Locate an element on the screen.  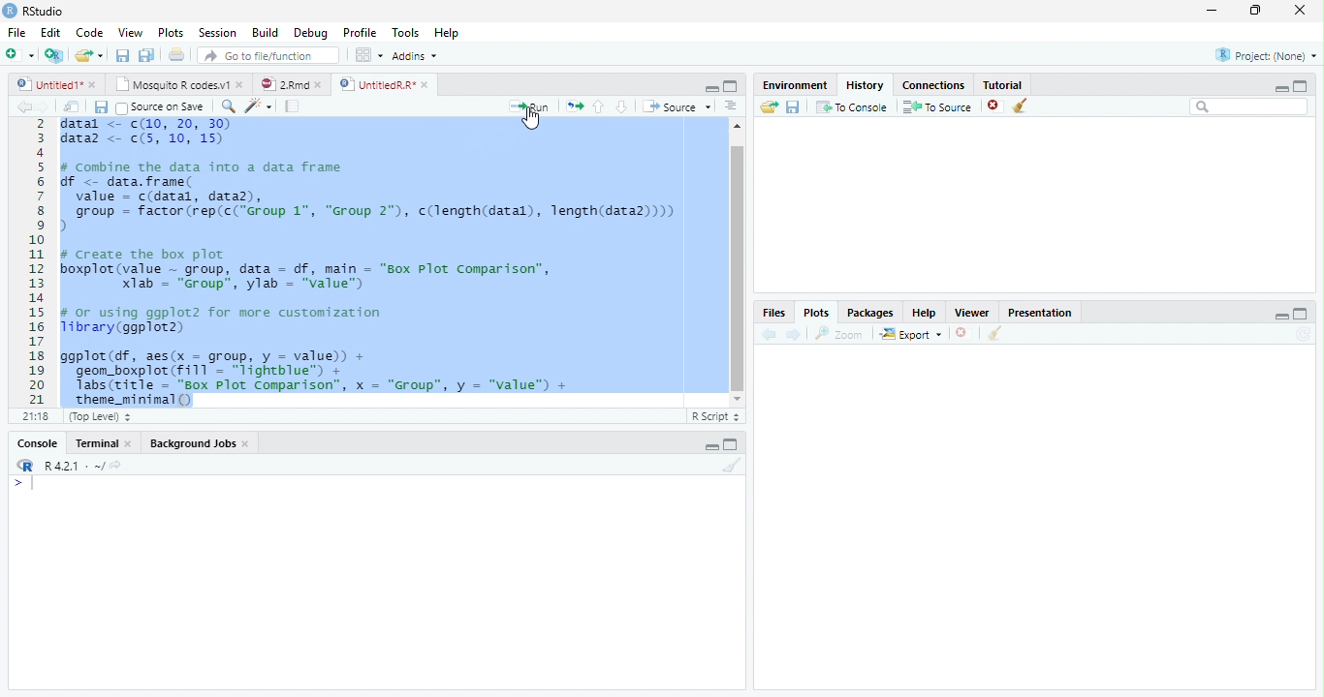
minimize is located at coordinates (1213, 10).